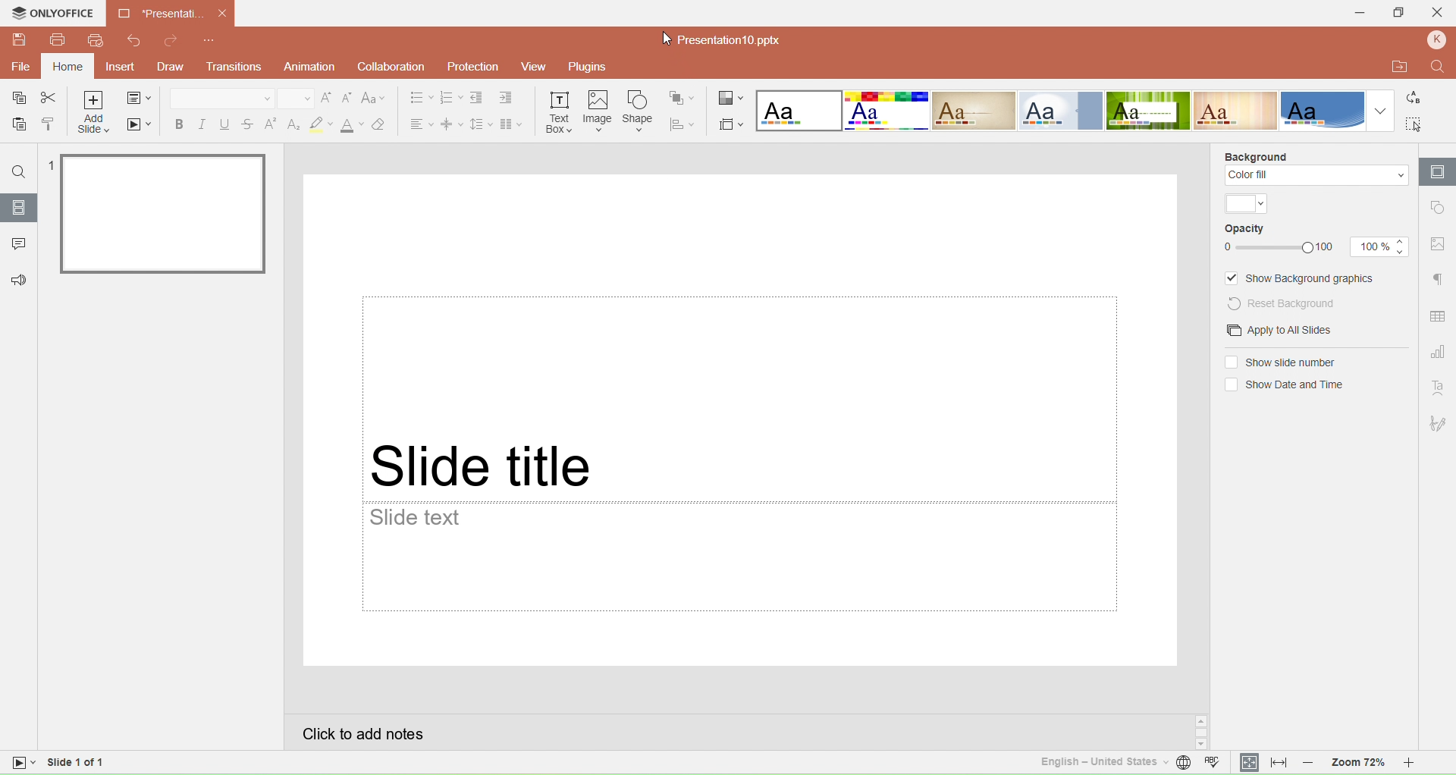 The width and height of the screenshot is (1456, 775). What do you see at coordinates (974, 111) in the screenshot?
I see `Classic` at bounding box center [974, 111].